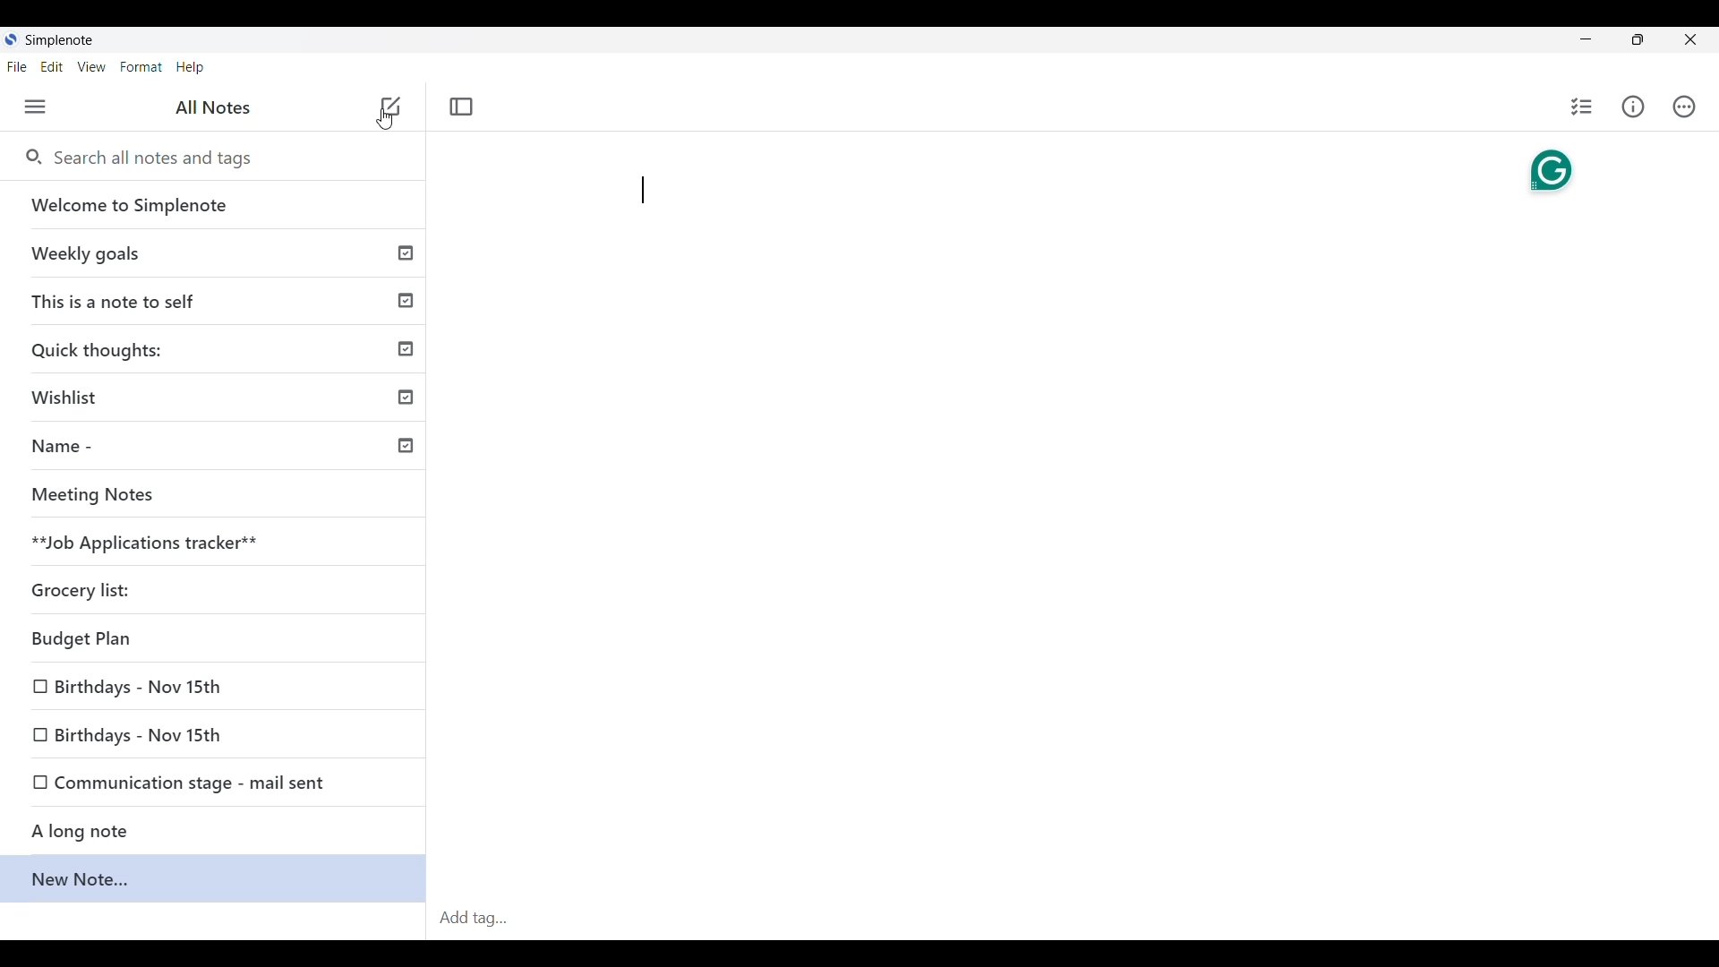  I want to click on Search all notes and tags, so click(161, 158).